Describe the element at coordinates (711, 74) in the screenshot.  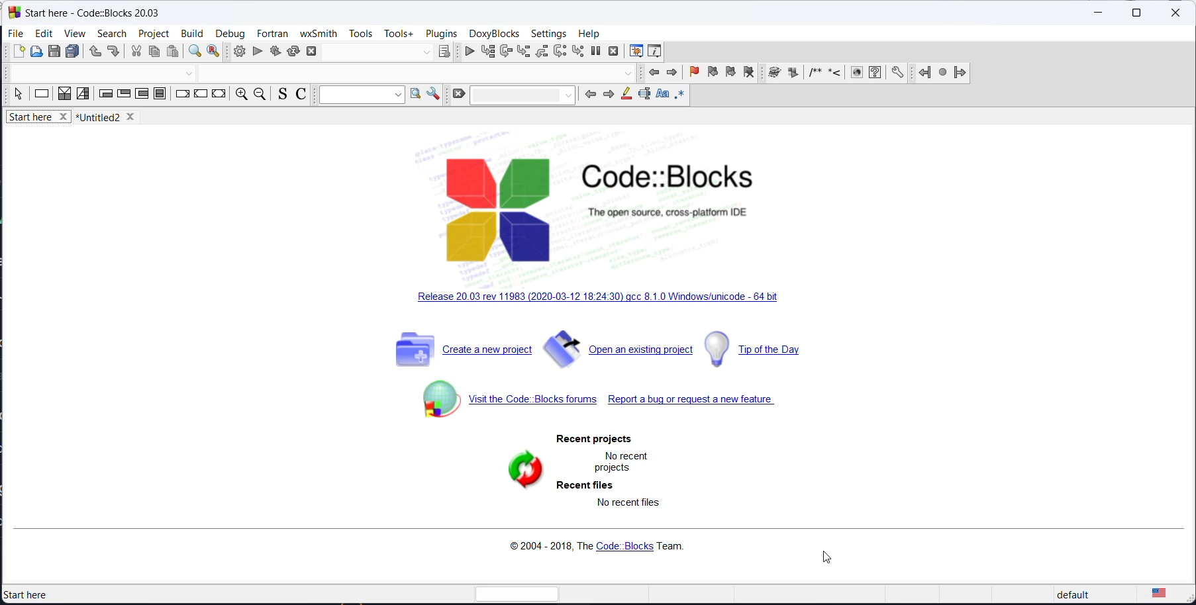
I see `previous bookmark` at that location.